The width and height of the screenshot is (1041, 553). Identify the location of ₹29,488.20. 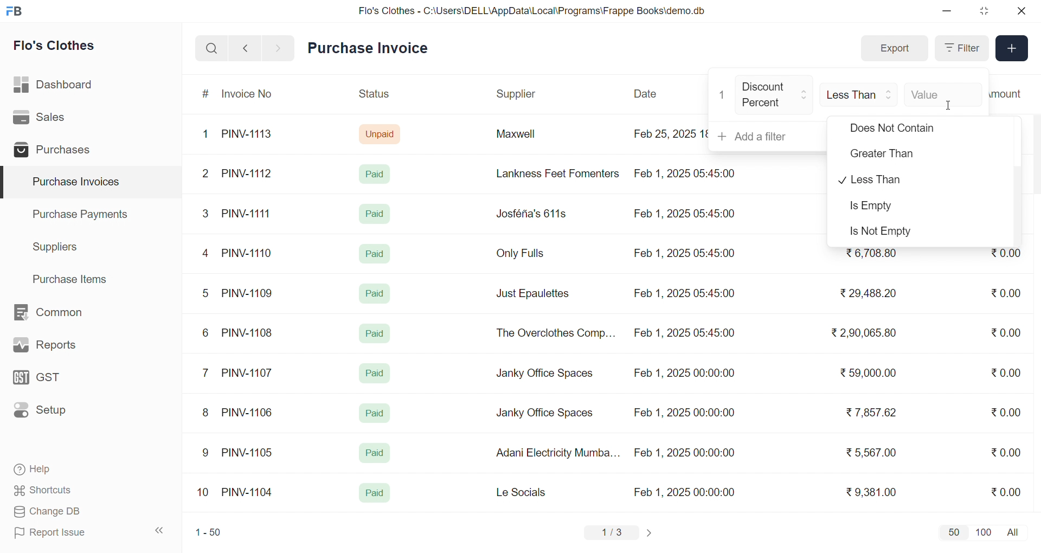
(865, 293).